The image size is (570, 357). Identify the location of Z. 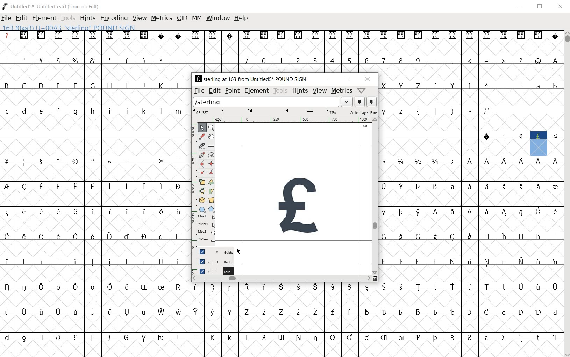
(418, 86).